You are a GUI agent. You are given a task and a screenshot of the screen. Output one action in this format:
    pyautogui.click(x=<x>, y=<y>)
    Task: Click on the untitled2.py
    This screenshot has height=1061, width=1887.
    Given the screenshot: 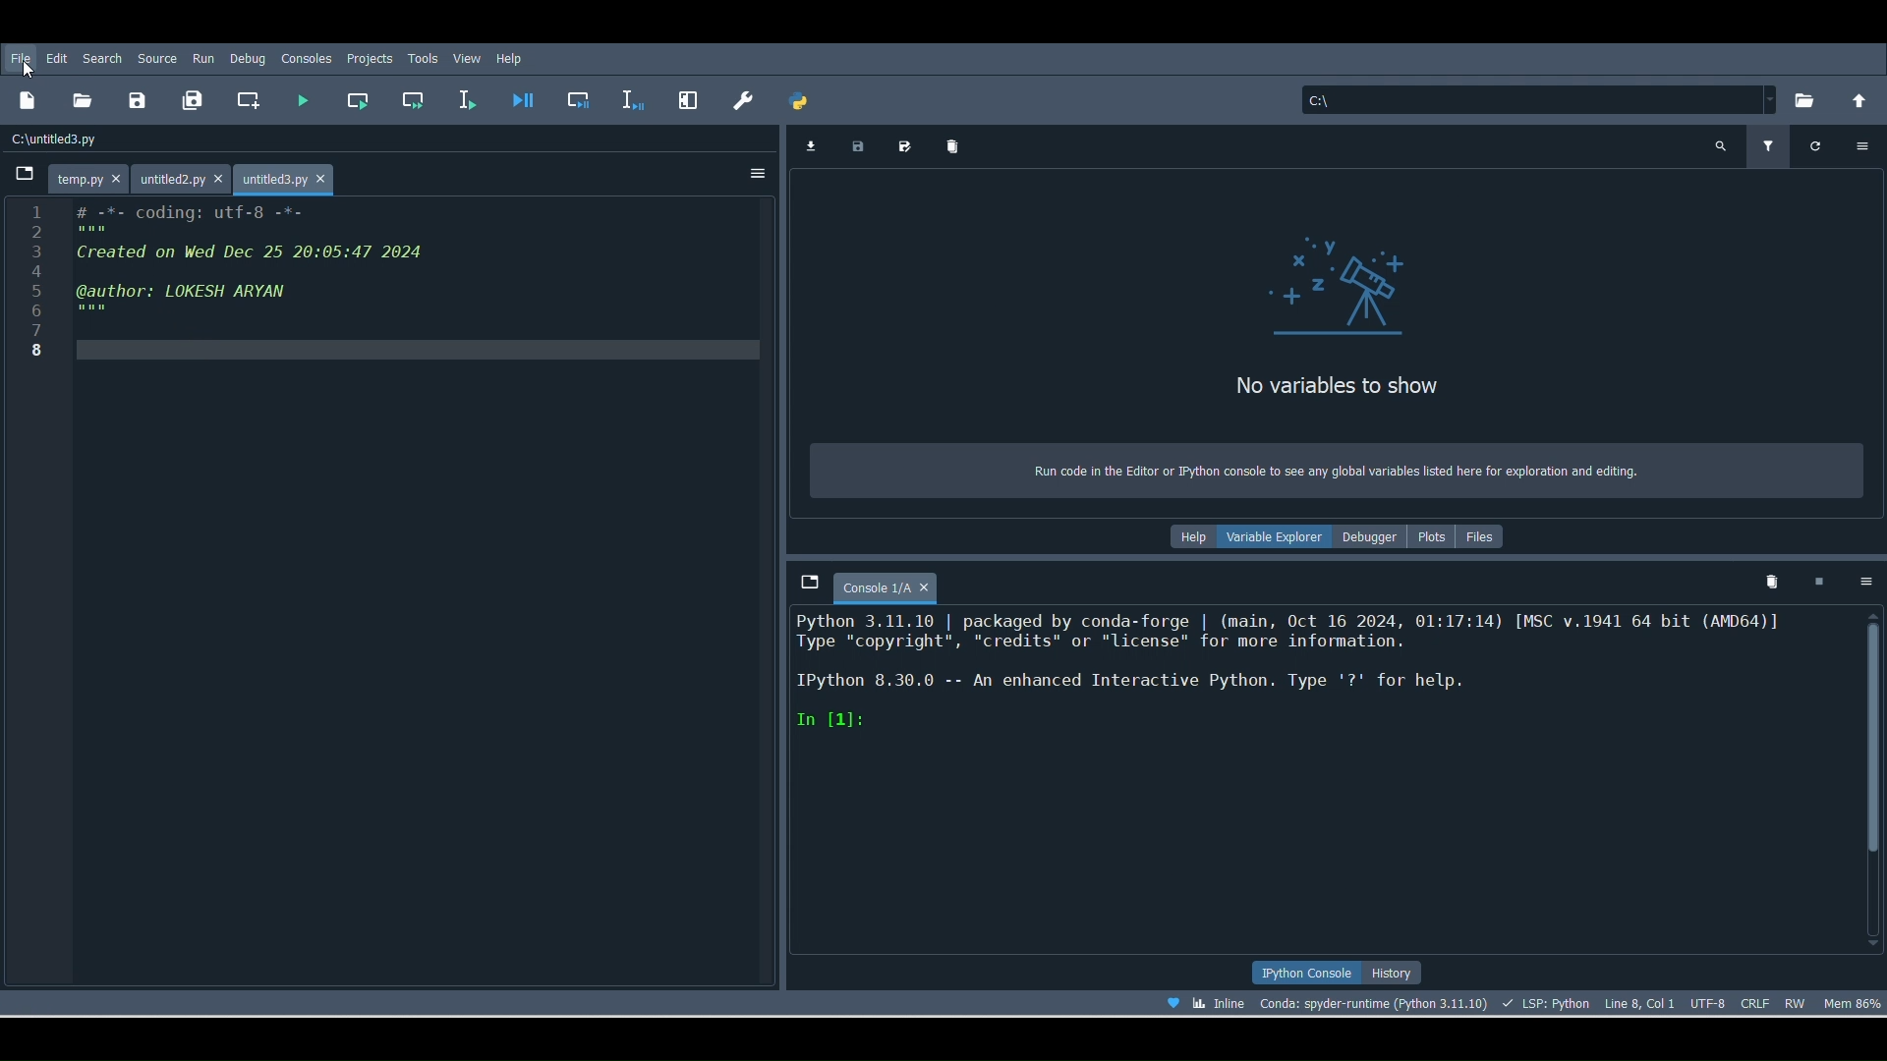 What is the action you would take?
    pyautogui.click(x=182, y=177)
    